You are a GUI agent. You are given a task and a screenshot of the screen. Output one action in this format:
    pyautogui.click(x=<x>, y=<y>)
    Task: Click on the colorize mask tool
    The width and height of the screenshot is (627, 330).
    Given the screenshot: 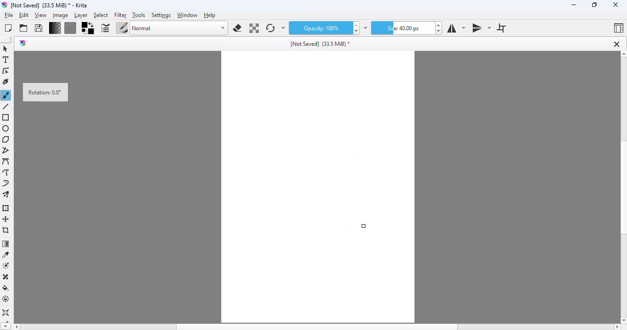 What is the action you would take?
    pyautogui.click(x=7, y=266)
    